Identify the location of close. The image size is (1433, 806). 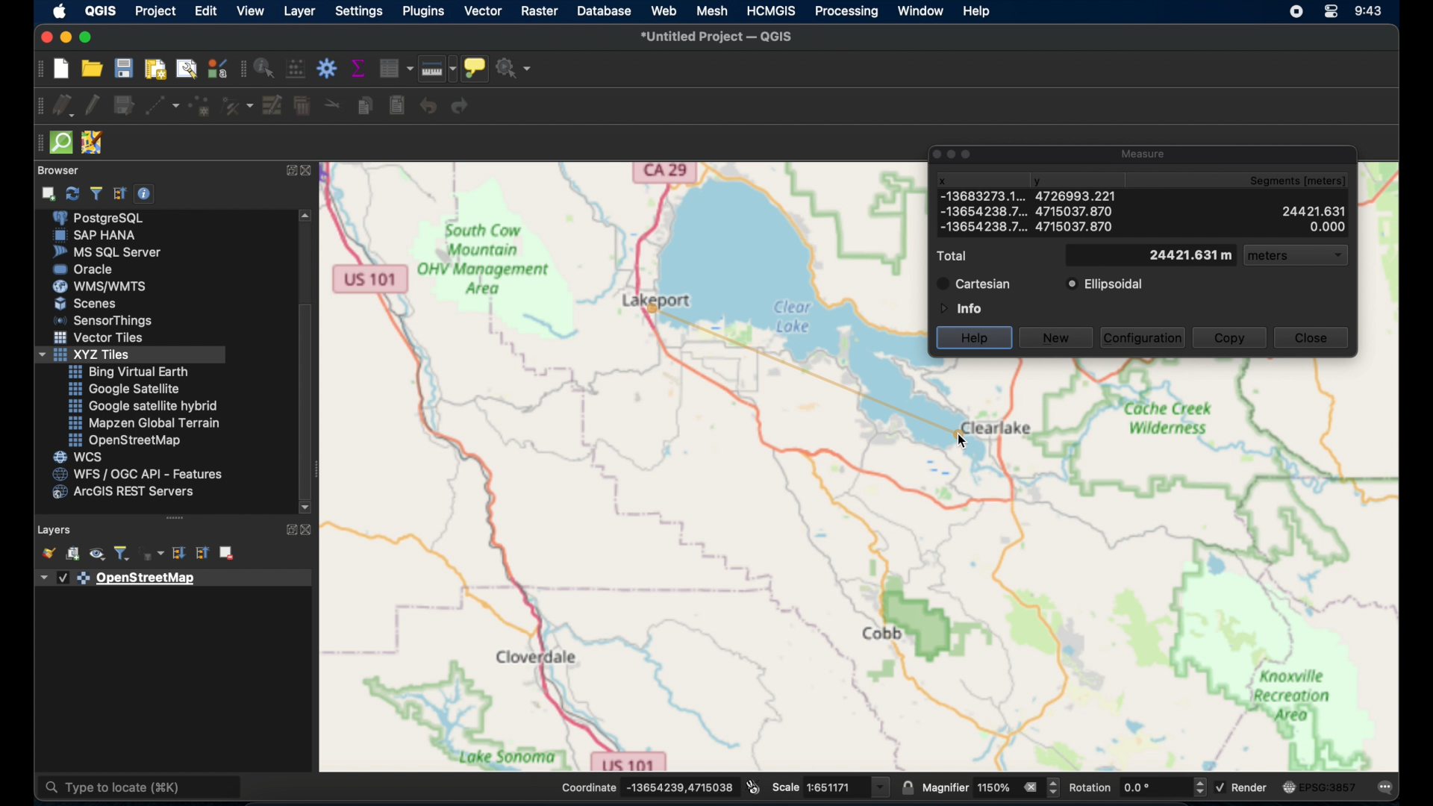
(1311, 337).